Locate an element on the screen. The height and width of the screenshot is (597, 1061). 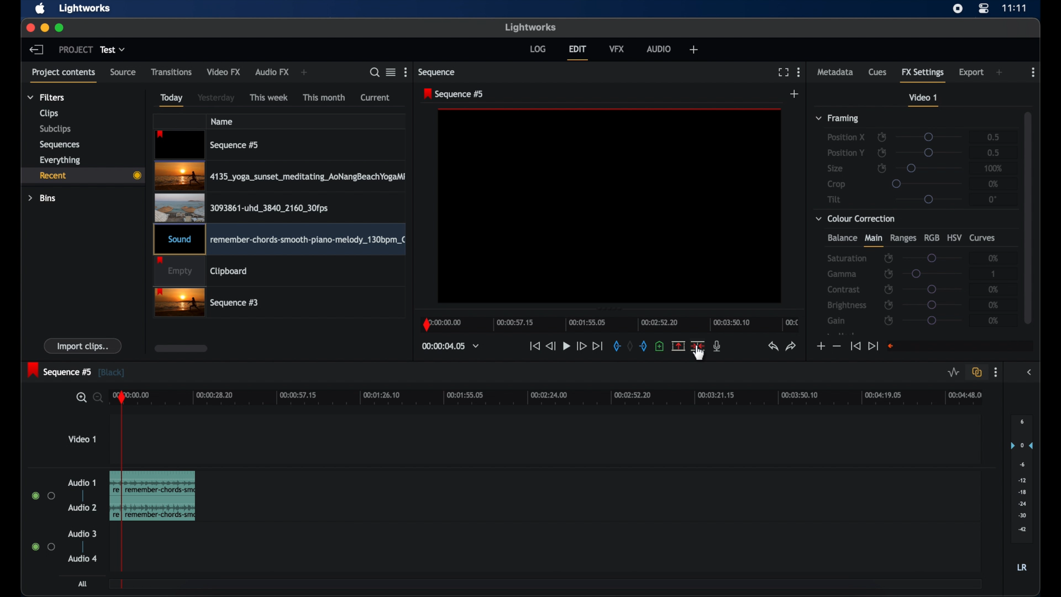
balance is located at coordinates (842, 238).